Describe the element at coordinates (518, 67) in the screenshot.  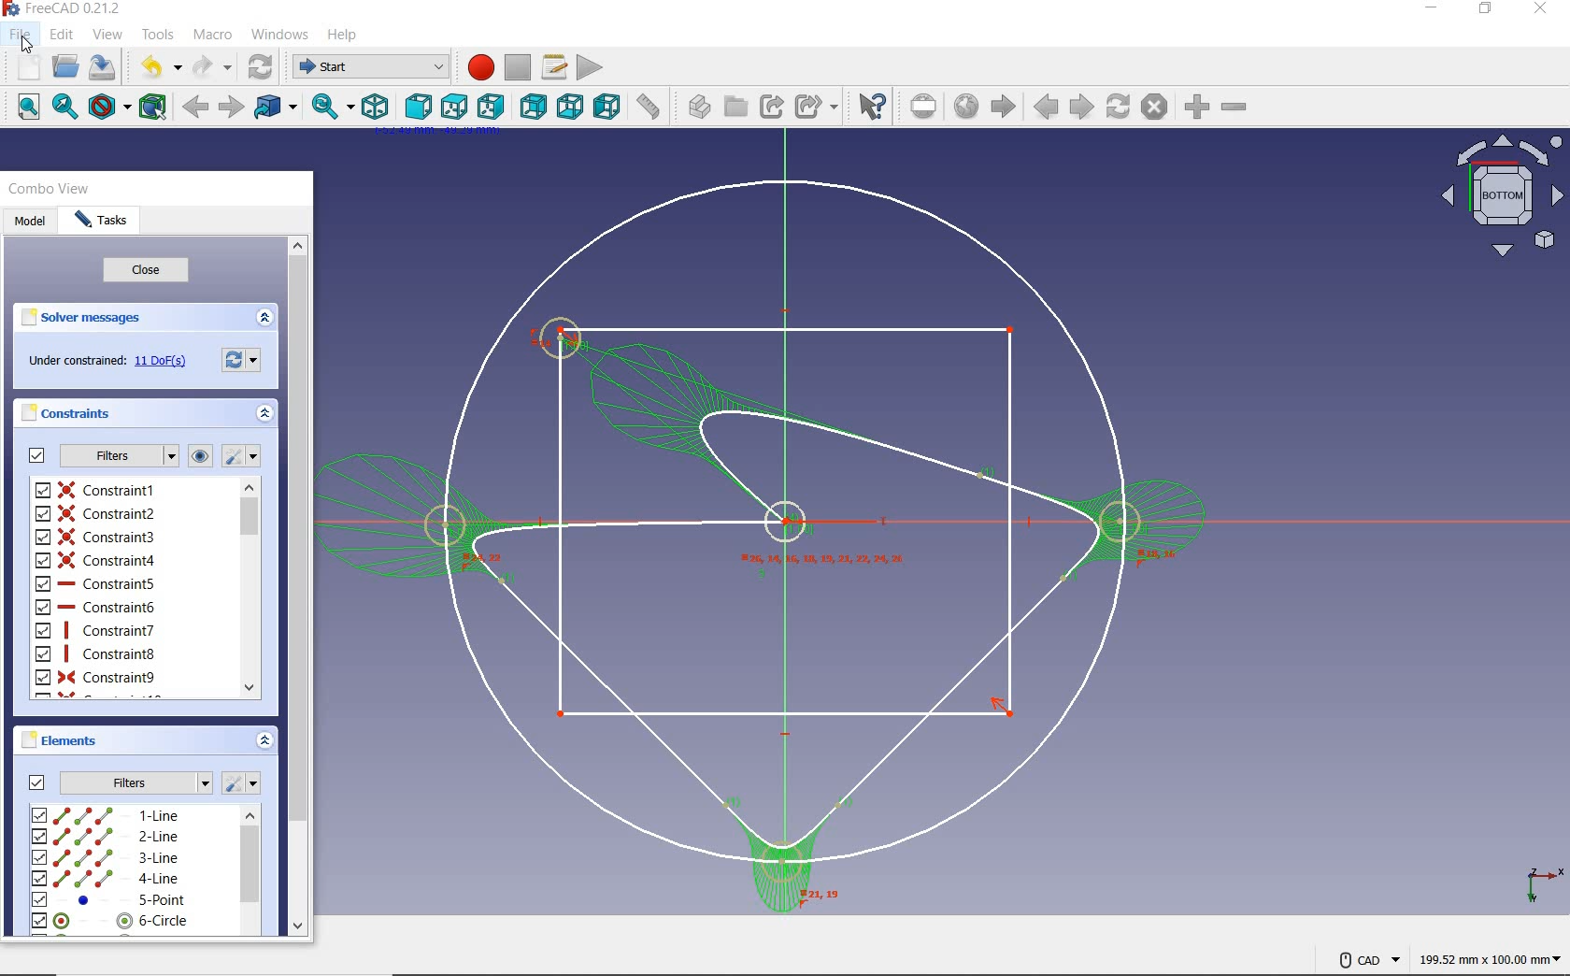
I see `stop macro recording` at that location.